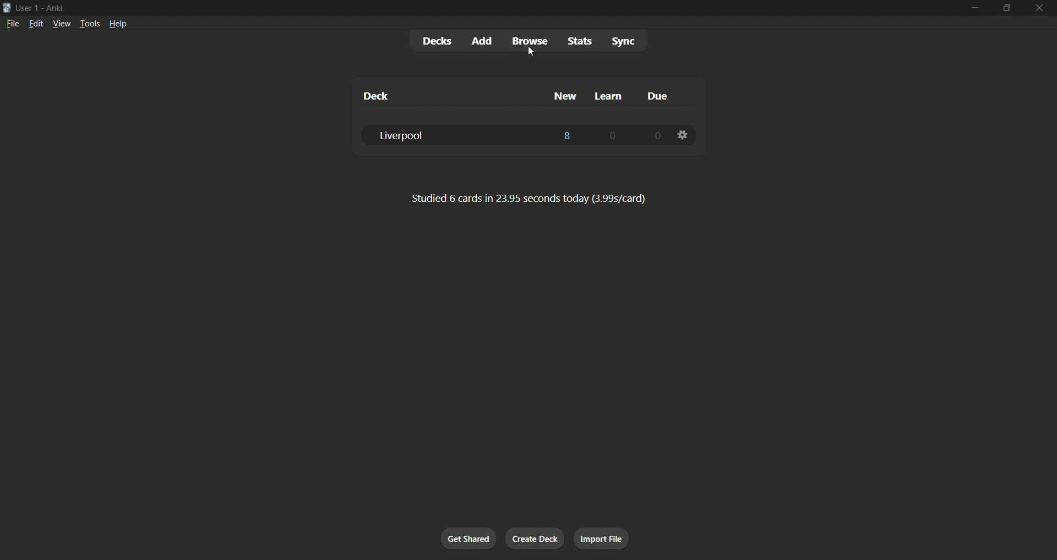 This screenshot has height=560, width=1057. I want to click on import file, so click(599, 540).